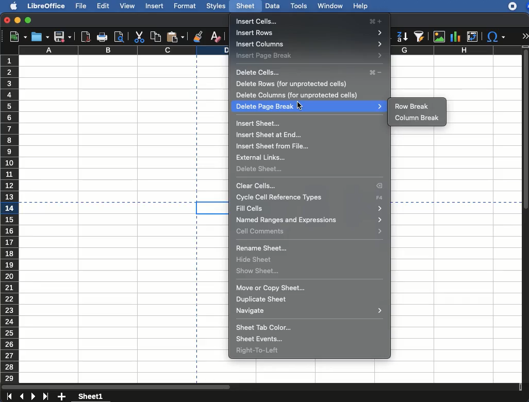 Image resolution: width=529 pixels, height=402 pixels. What do you see at coordinates (439, 37) in the screenshot?
I see `image` at bounding box center [439, 37].